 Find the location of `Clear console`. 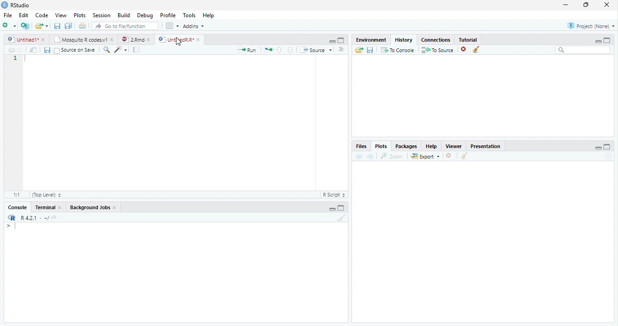

Clear console is located at coordinates (342, 217).